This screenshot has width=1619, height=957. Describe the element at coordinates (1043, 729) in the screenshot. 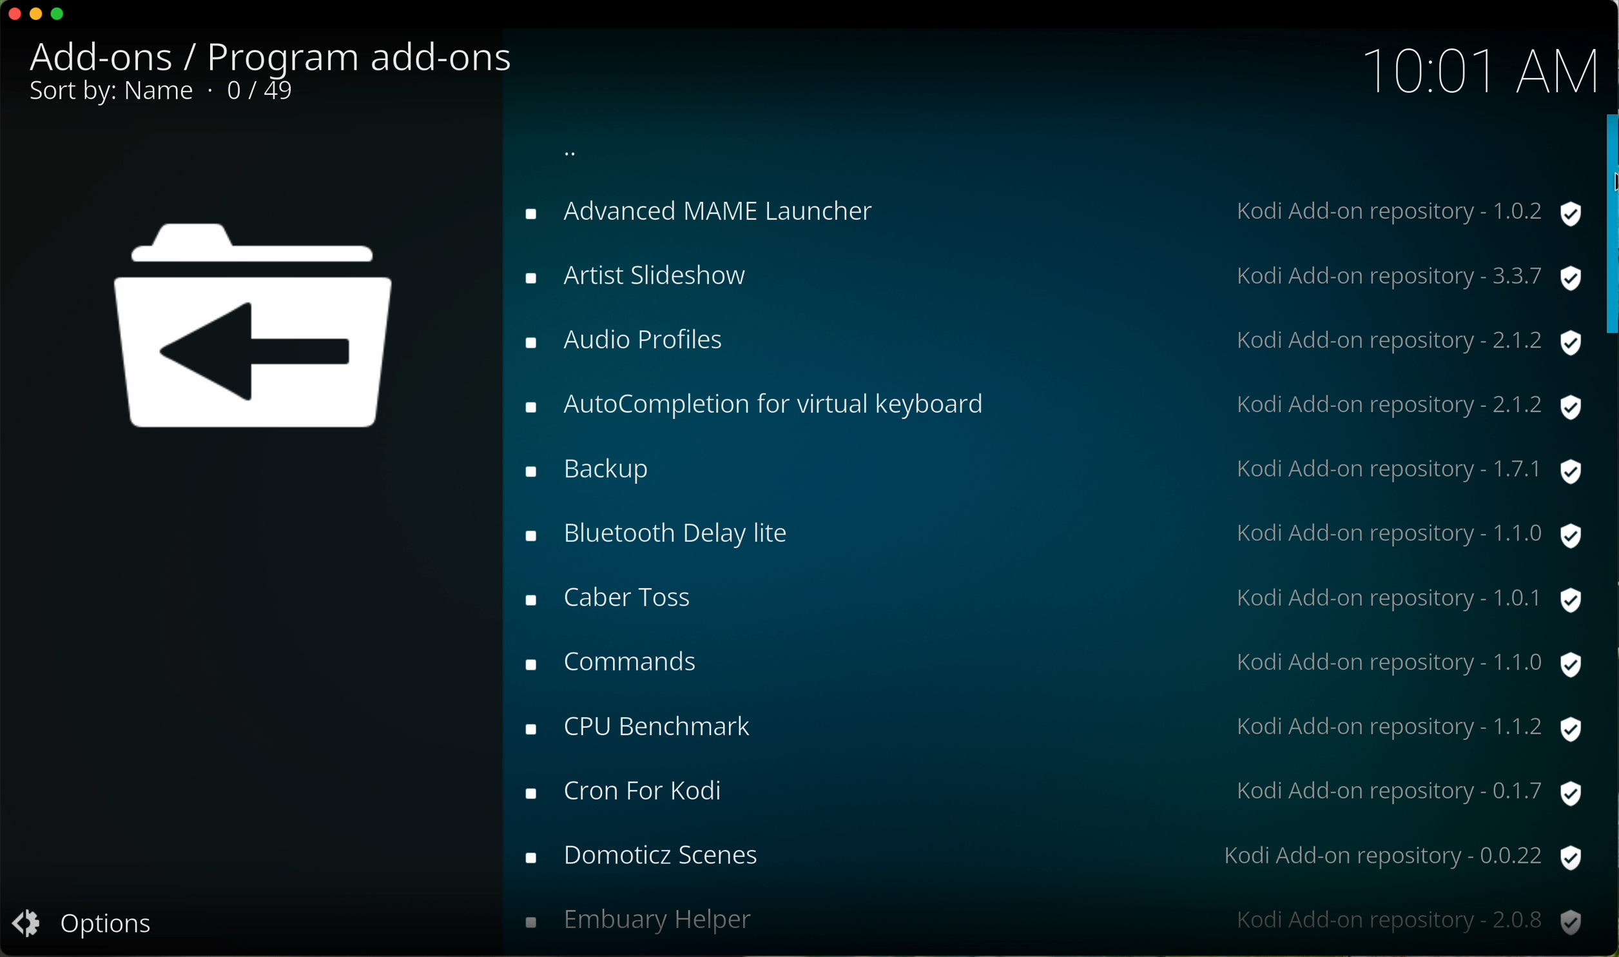

I see `CPU brenchmark` at that location.